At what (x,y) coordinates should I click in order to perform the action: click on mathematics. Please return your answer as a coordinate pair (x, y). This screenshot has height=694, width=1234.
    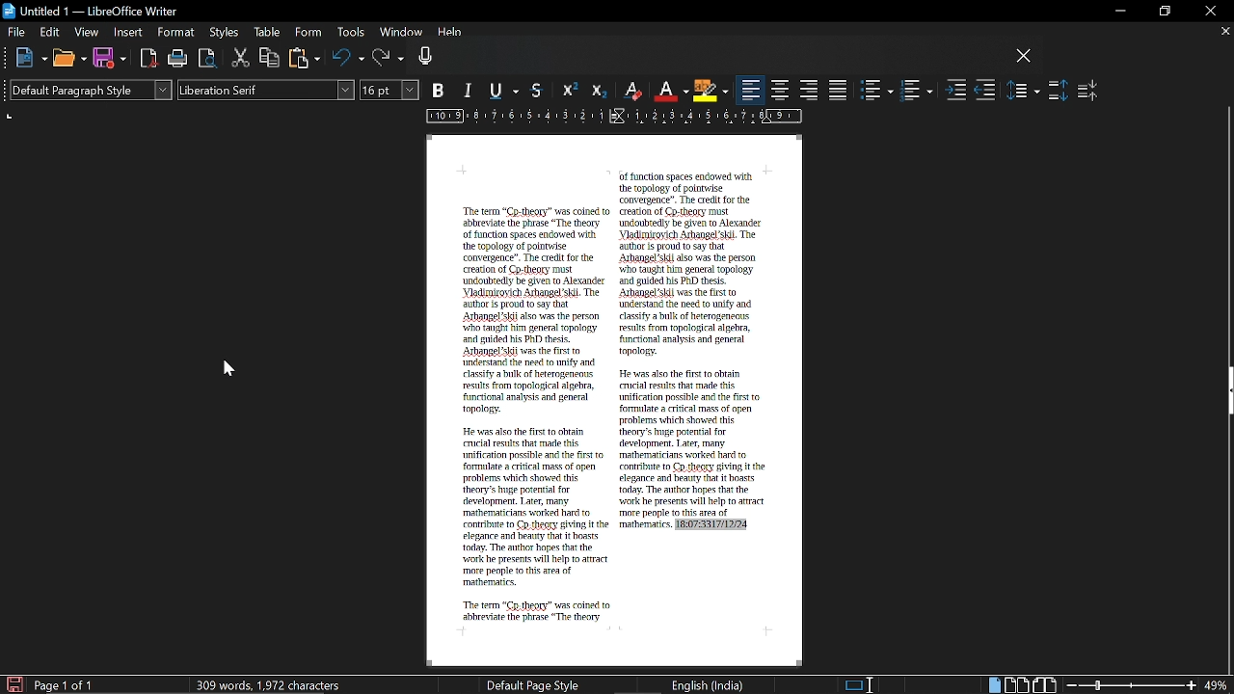
    Looking at the image, I should click on (643, 526).